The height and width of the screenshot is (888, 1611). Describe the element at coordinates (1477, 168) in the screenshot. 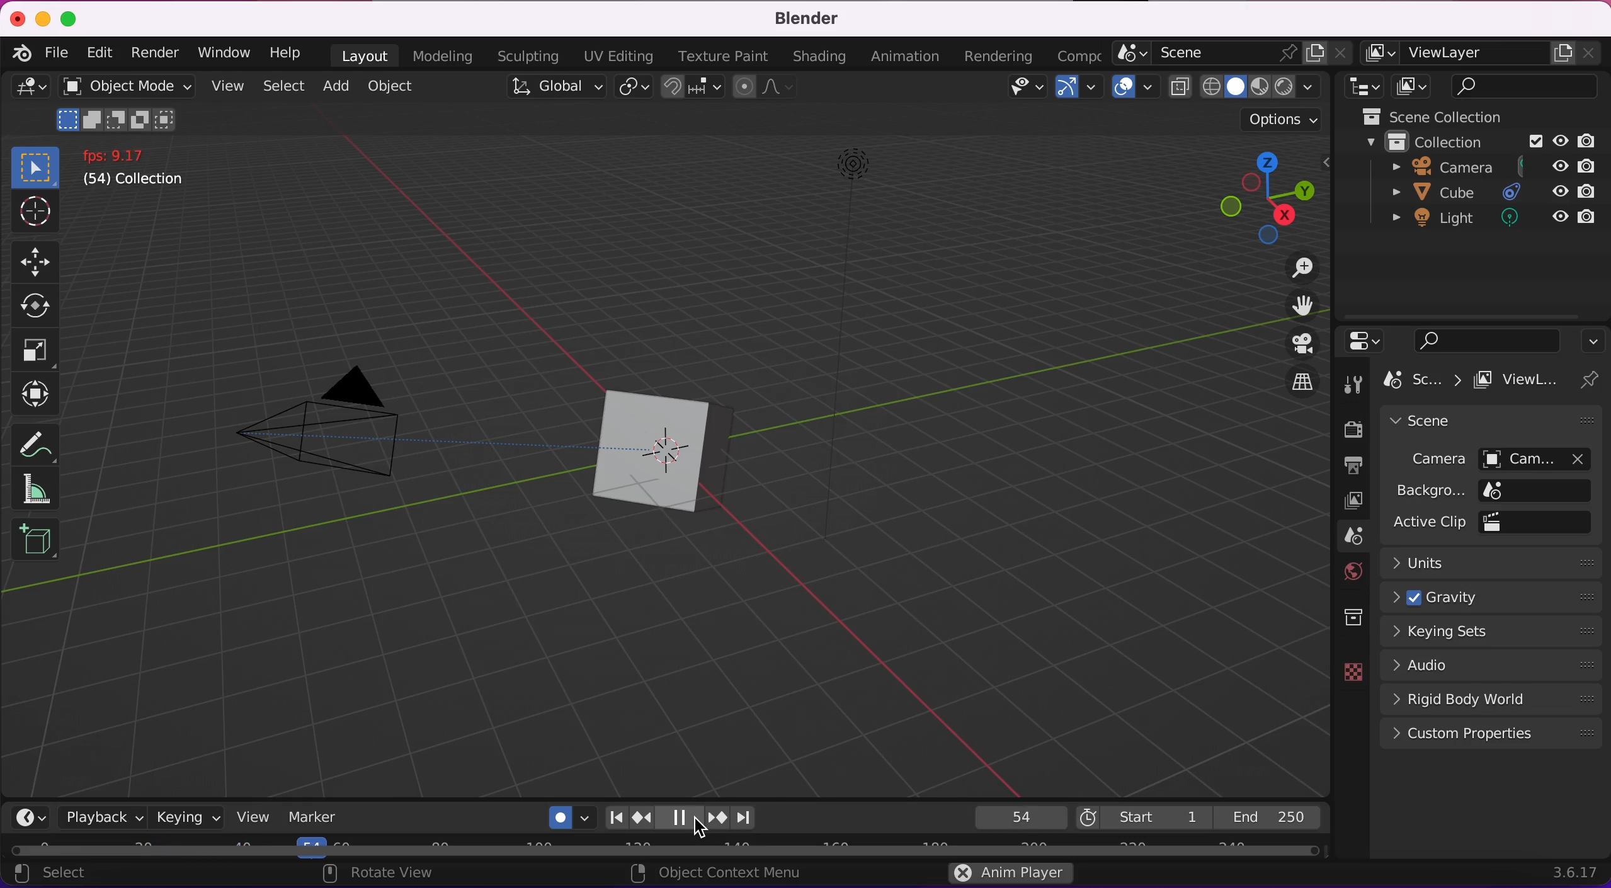

I see `camera` at that location.